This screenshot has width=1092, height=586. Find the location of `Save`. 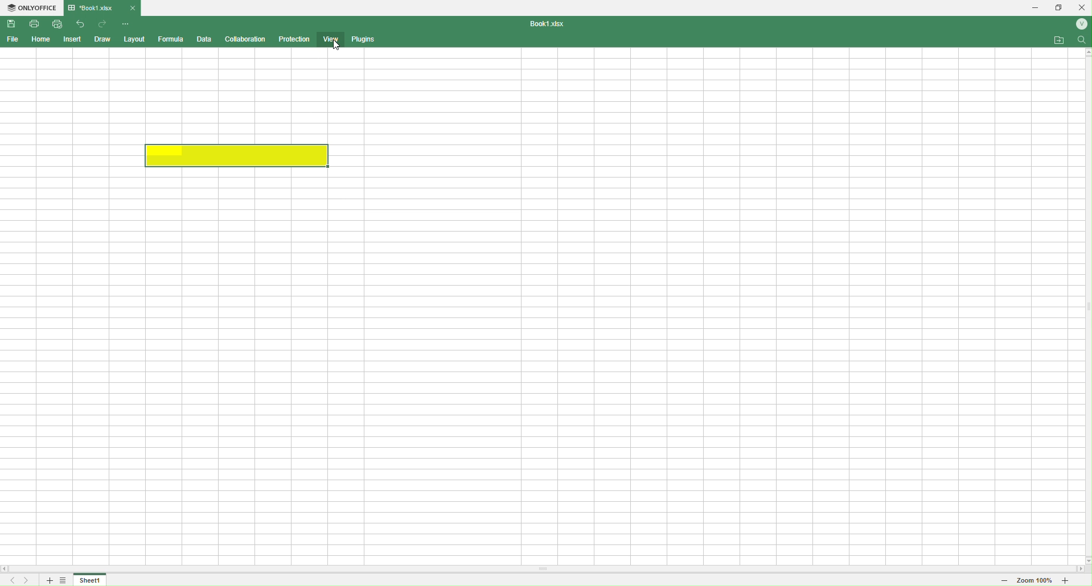

Save is located at coordinates (11, 23).